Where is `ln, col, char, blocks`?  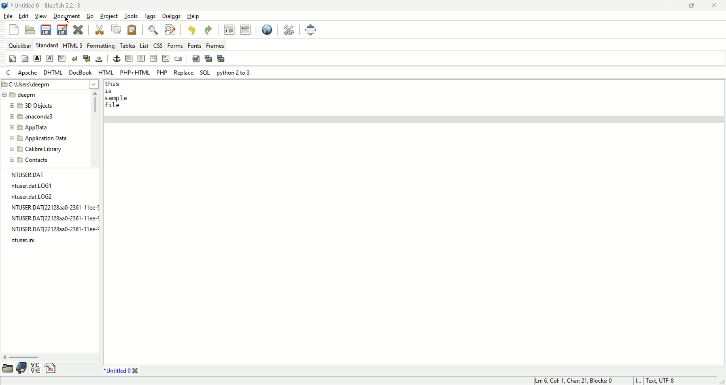 ln, col, char, blocks is located at coordinates (571, 380).